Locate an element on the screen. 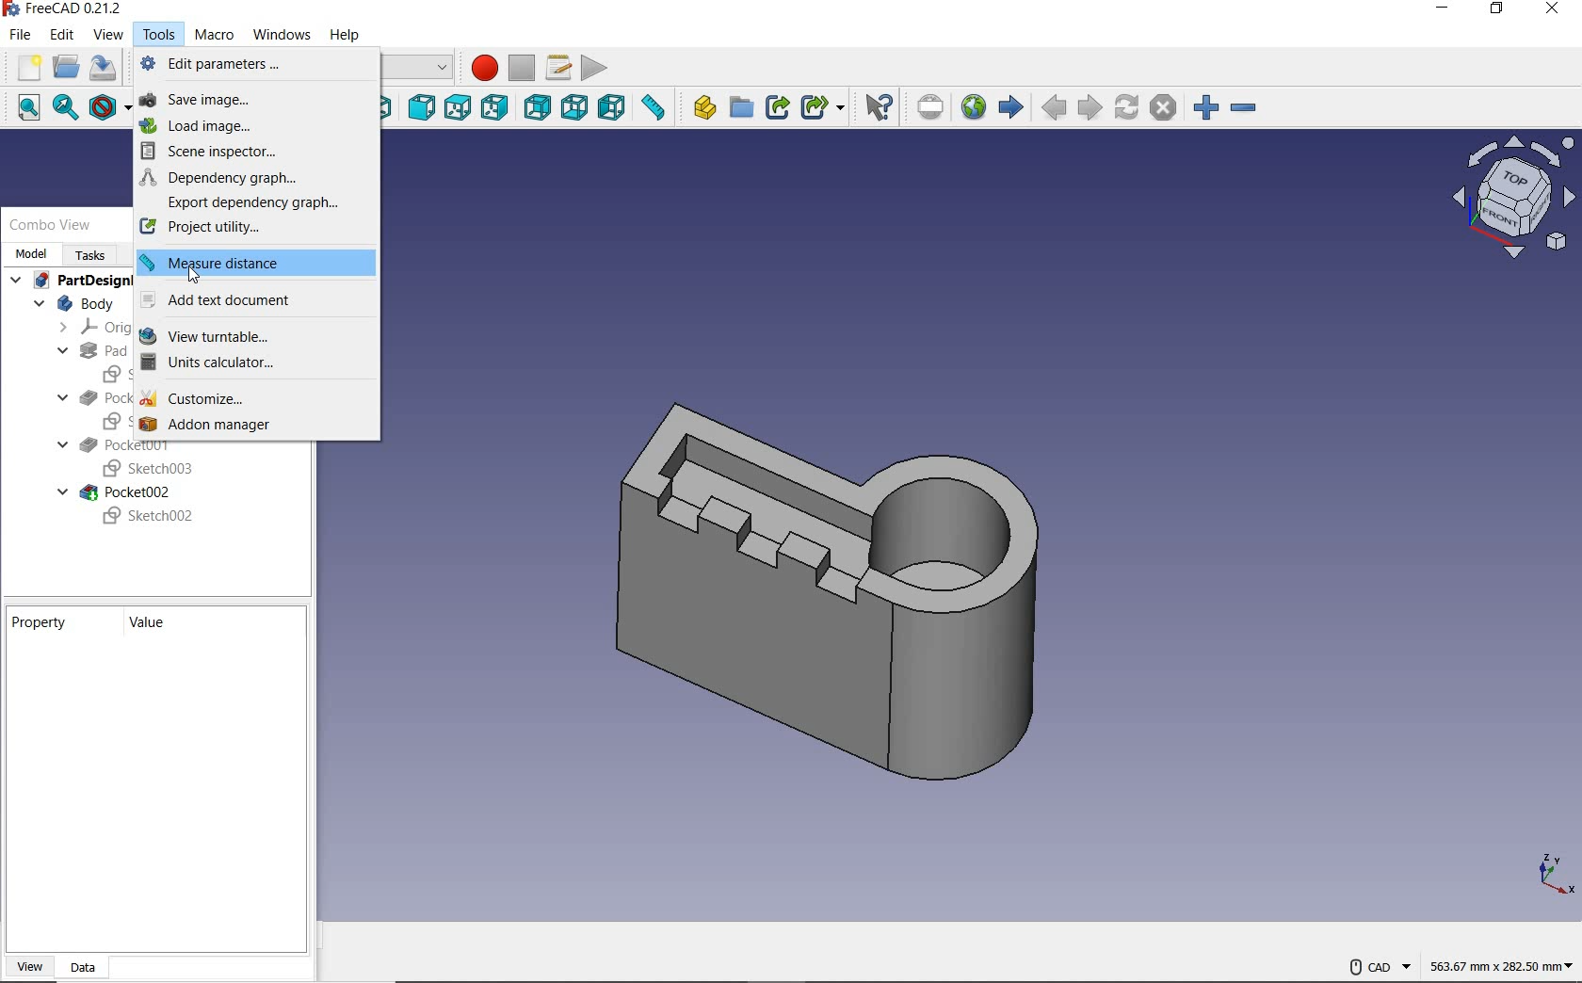  create part is located at coordinates (700, 109).